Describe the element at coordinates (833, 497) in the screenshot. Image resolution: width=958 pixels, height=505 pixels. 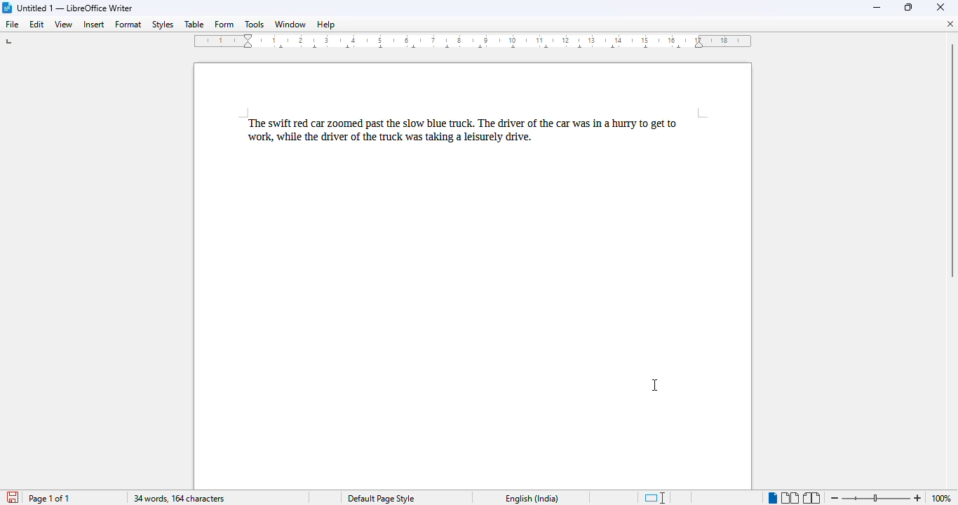
I see `zoom out` at that location.